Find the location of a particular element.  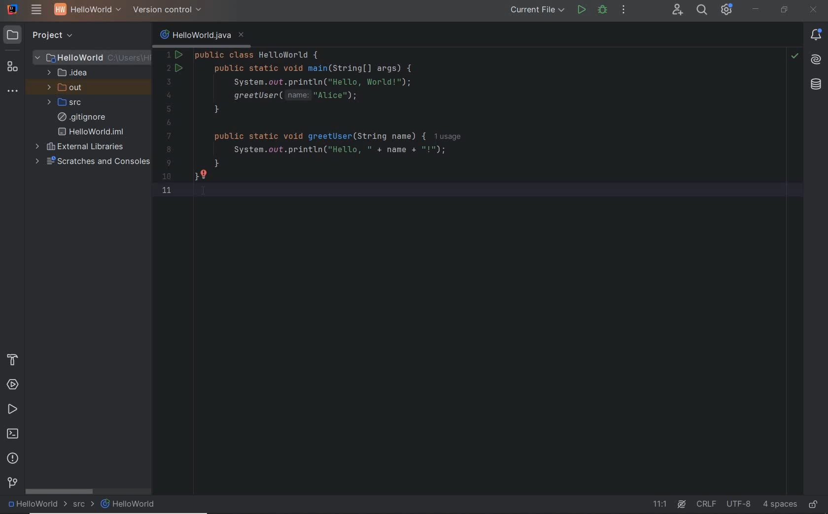

src is located at coordinates (84, 505).